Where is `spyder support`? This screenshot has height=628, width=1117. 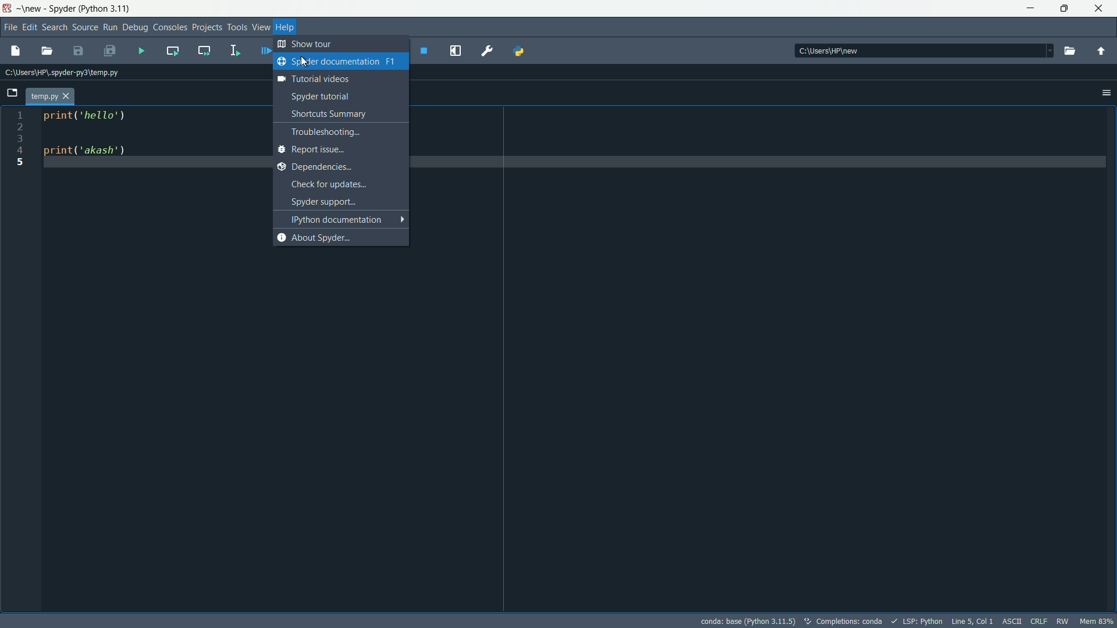
spyder support is located at coordinates (344, 201).